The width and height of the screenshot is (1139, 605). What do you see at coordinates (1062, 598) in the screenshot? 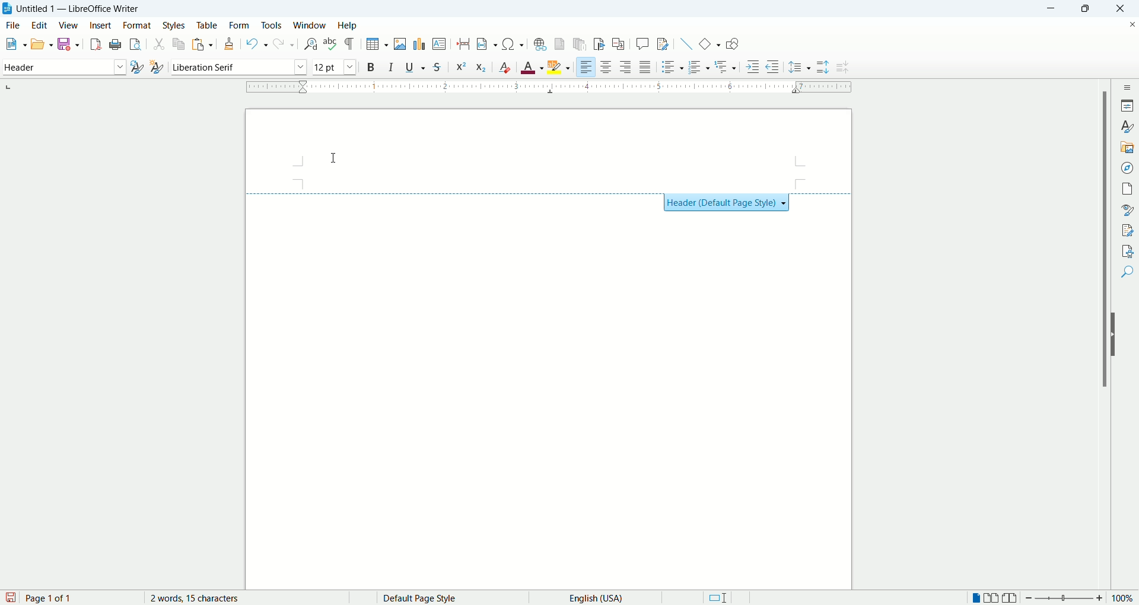
I see `zoom bar` at bounding box center [1062, 598].